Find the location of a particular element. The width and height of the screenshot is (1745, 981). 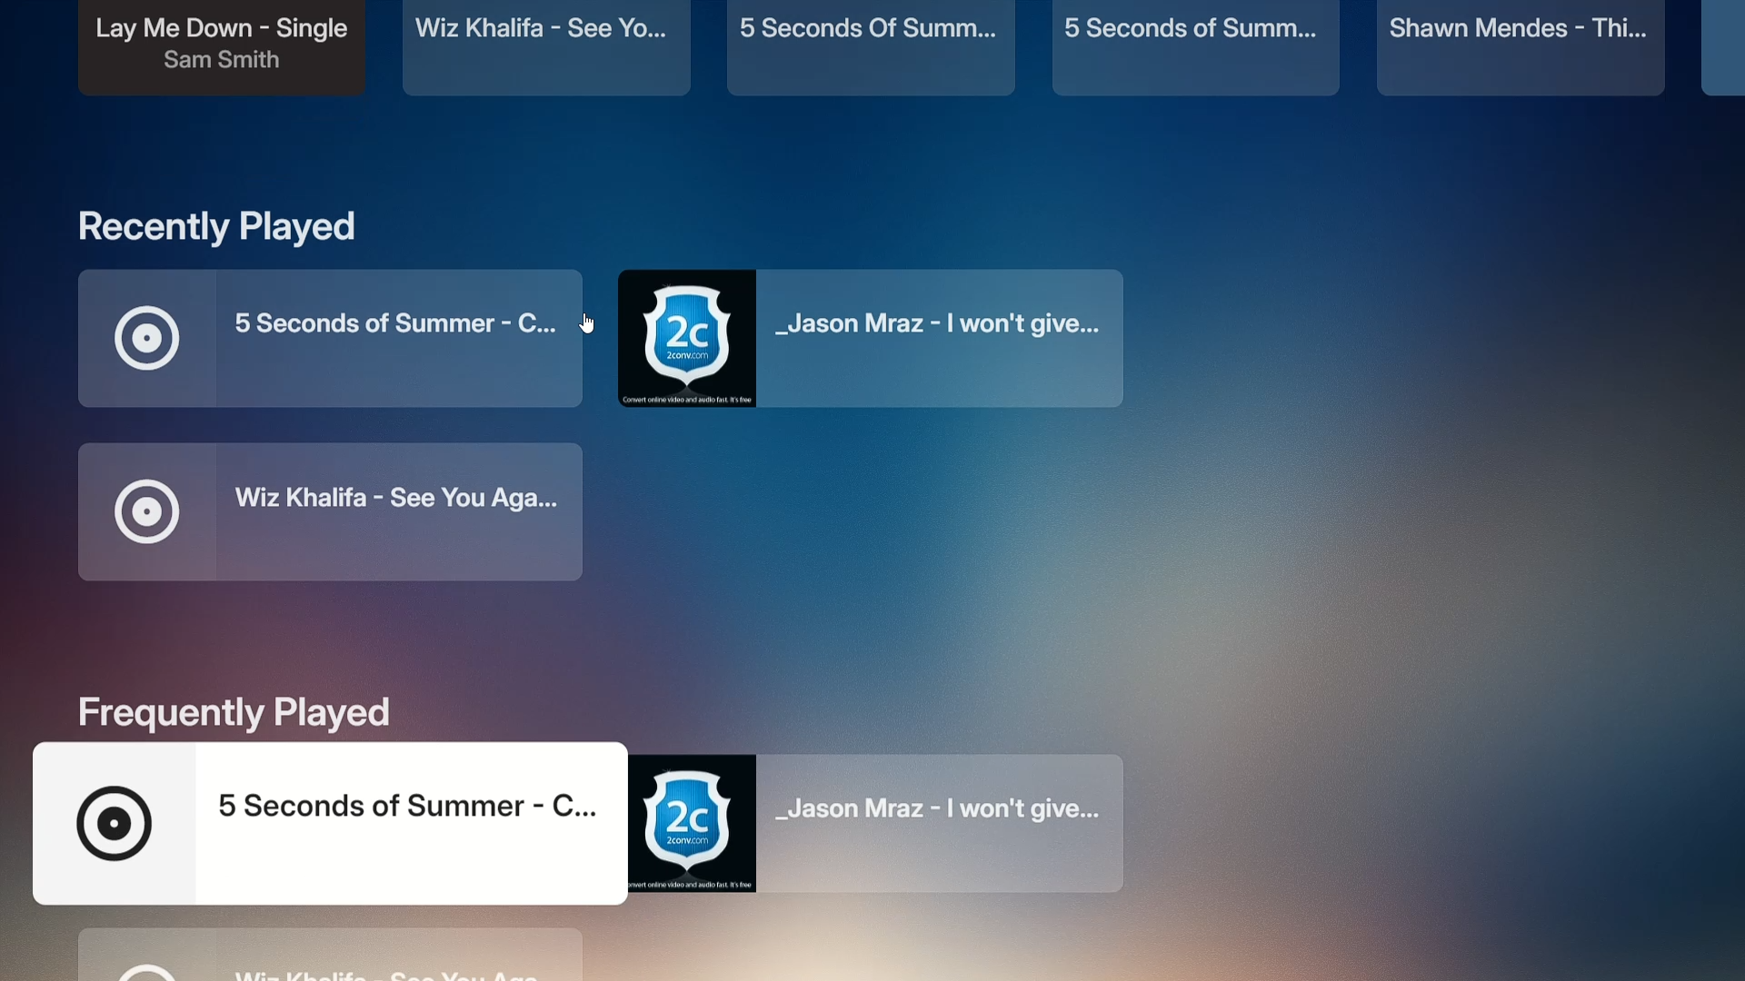

5 seconds of summer is located at coordinates (1198, 50).